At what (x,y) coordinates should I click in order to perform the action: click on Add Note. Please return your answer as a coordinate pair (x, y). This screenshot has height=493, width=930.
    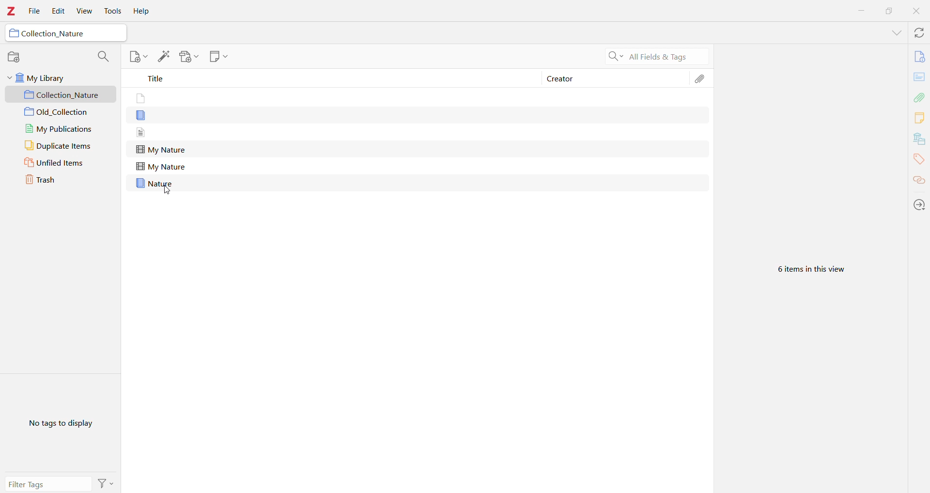
    Looking at the image, I should click on (138, 56).